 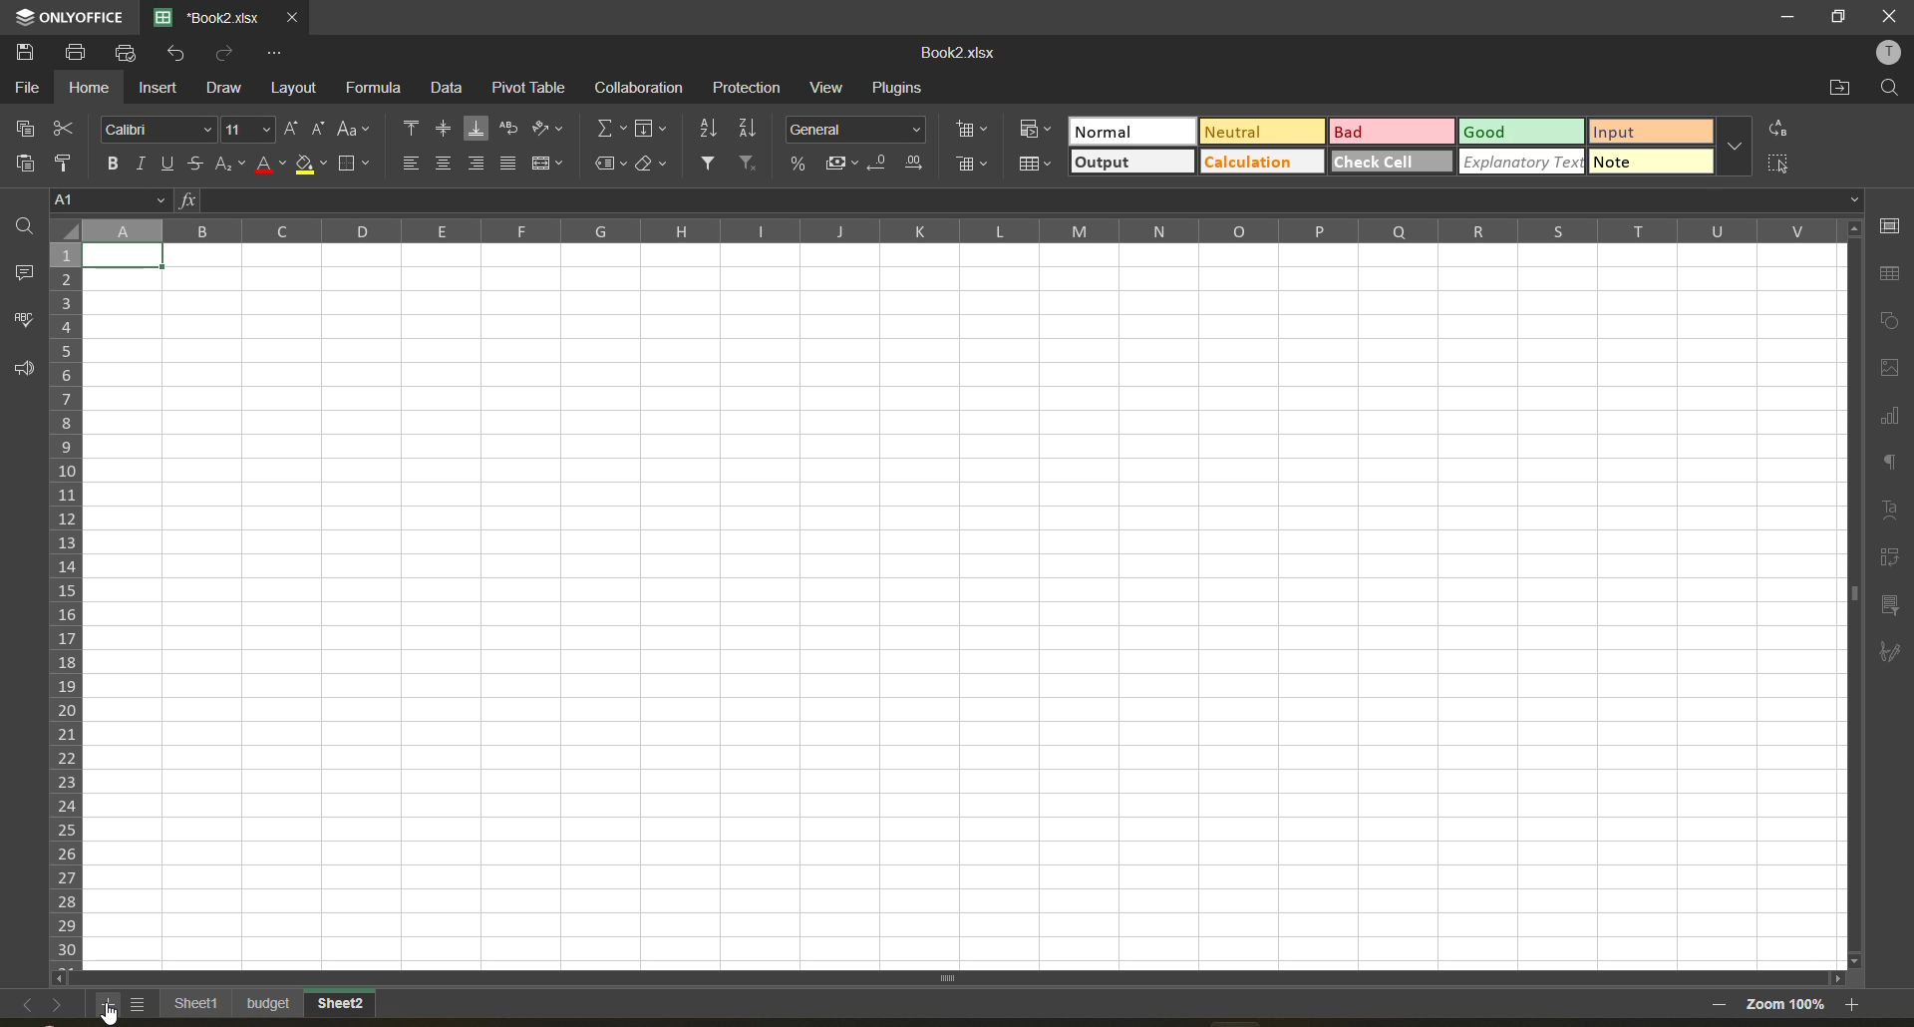 I want to click on signature, so click(x=1894, y=654).